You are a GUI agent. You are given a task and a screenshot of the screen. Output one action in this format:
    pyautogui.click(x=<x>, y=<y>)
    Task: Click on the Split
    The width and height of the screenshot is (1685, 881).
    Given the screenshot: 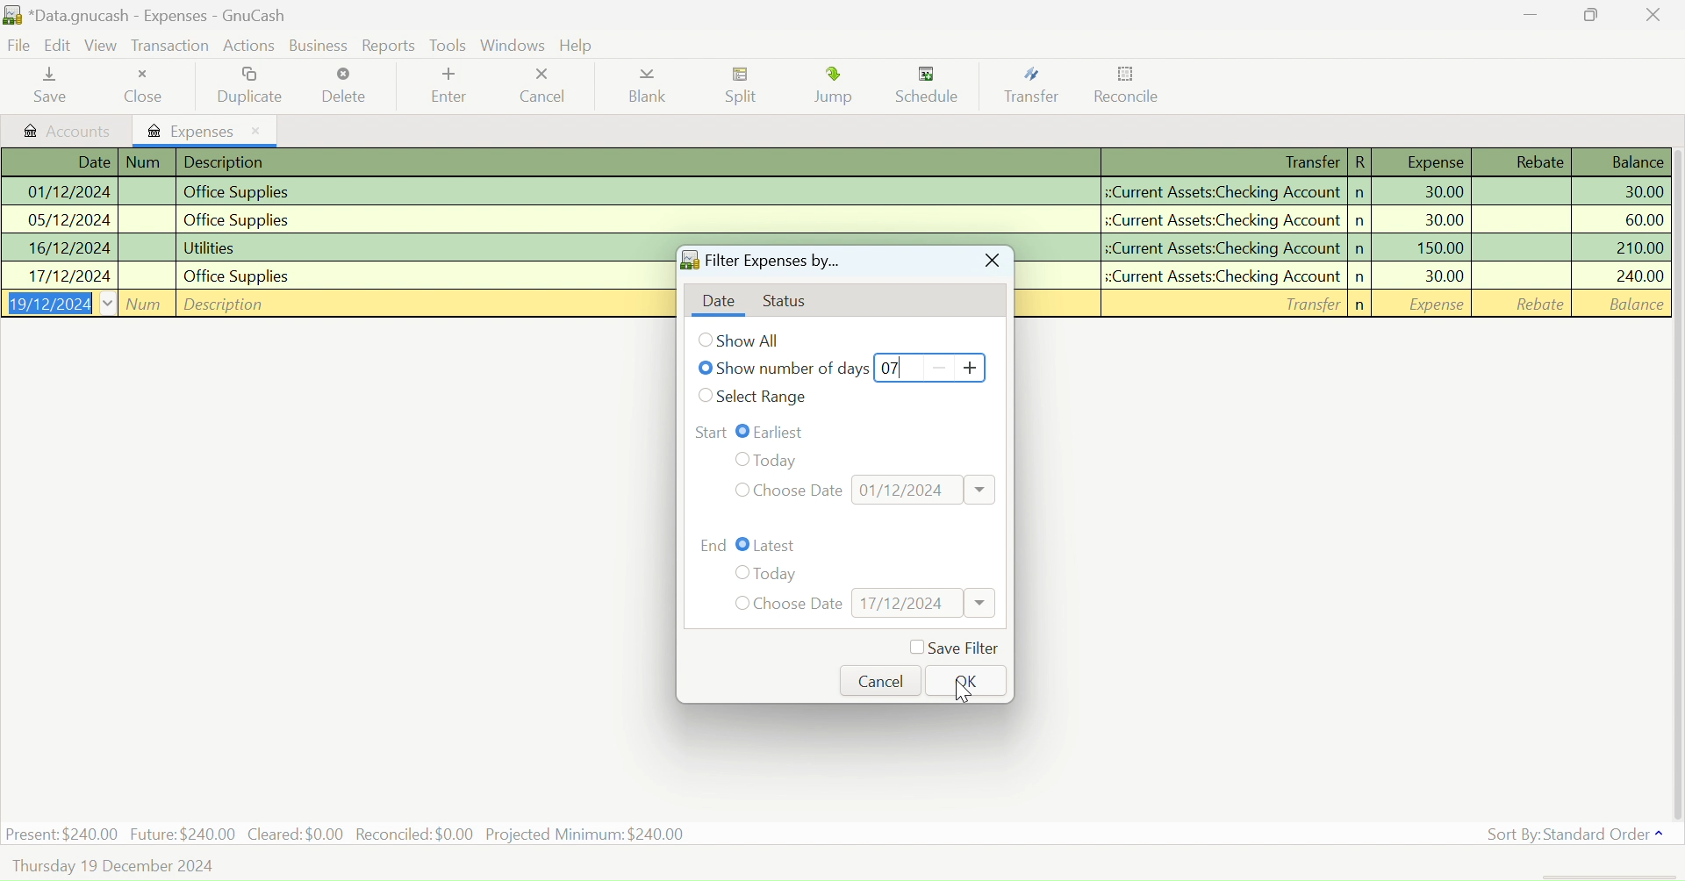 What is the action you would take?
    pyautogui.click(x=746, y=88)
    